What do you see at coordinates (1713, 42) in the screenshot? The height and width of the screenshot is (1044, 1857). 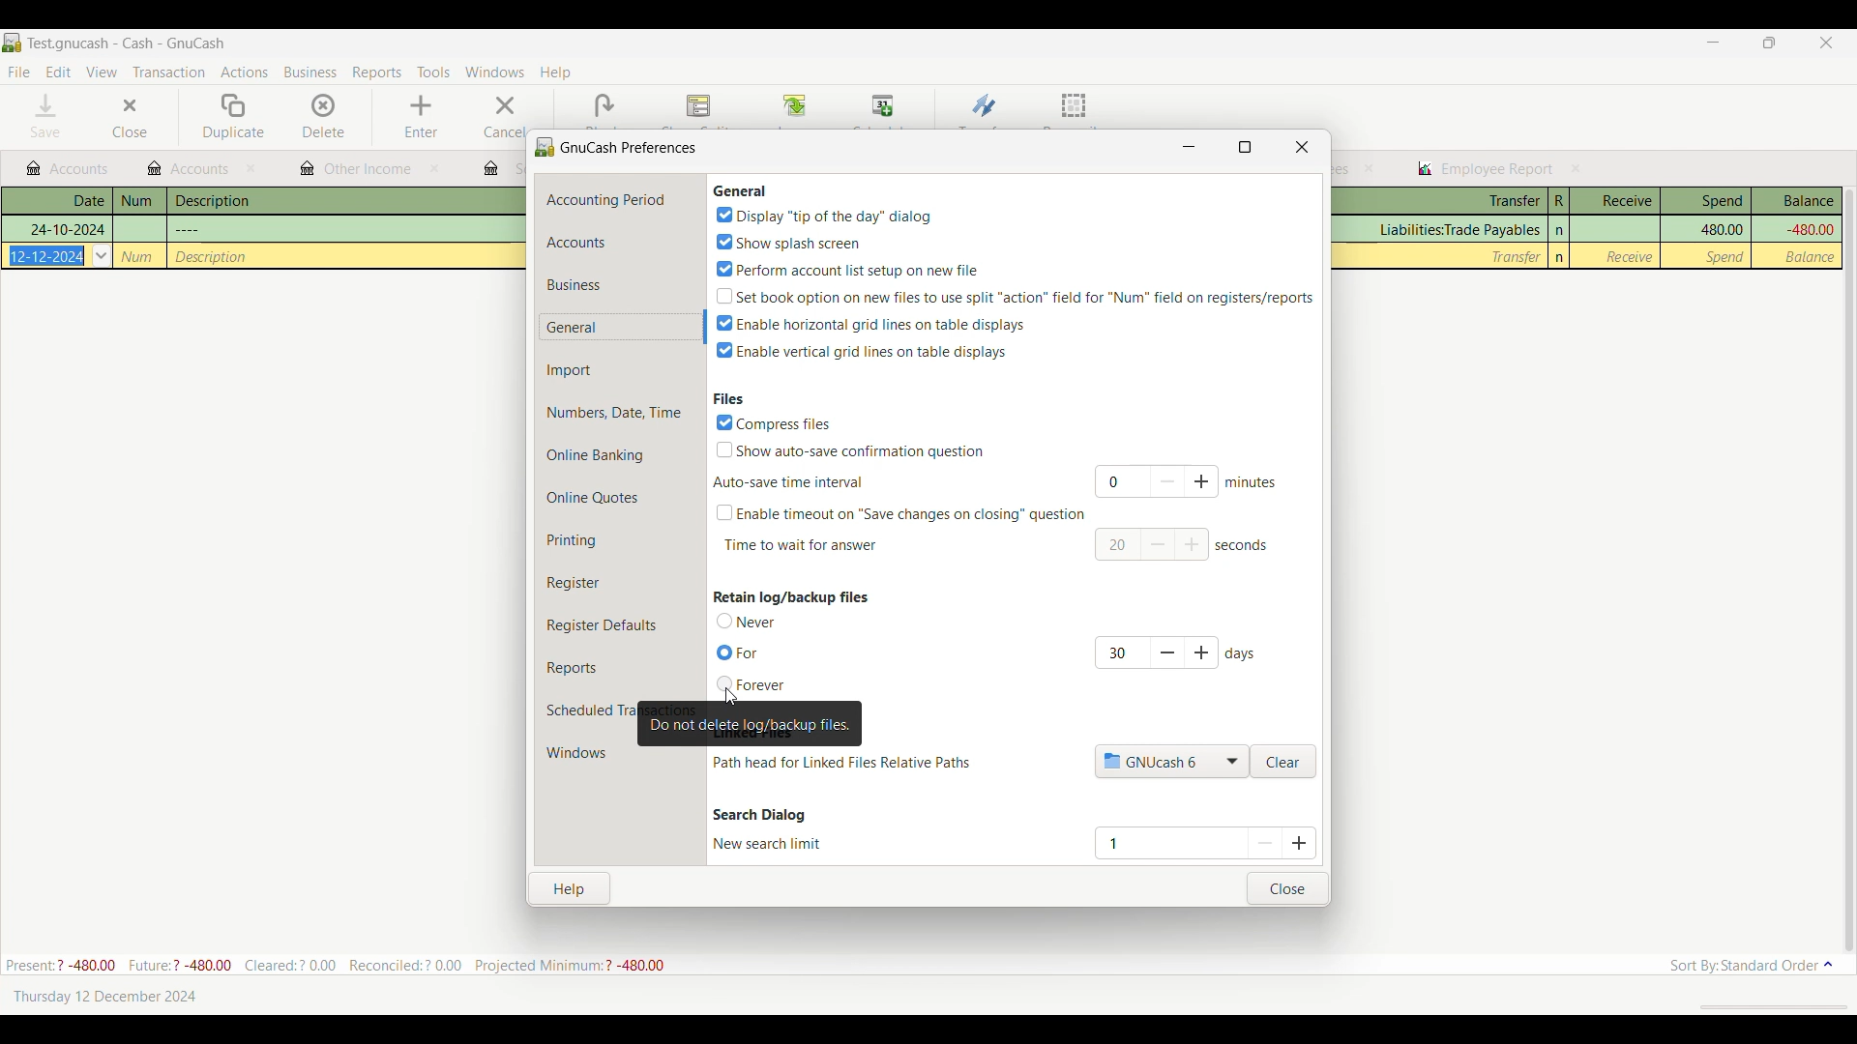 I see `Minimize` at bounding box center [1713, 42].